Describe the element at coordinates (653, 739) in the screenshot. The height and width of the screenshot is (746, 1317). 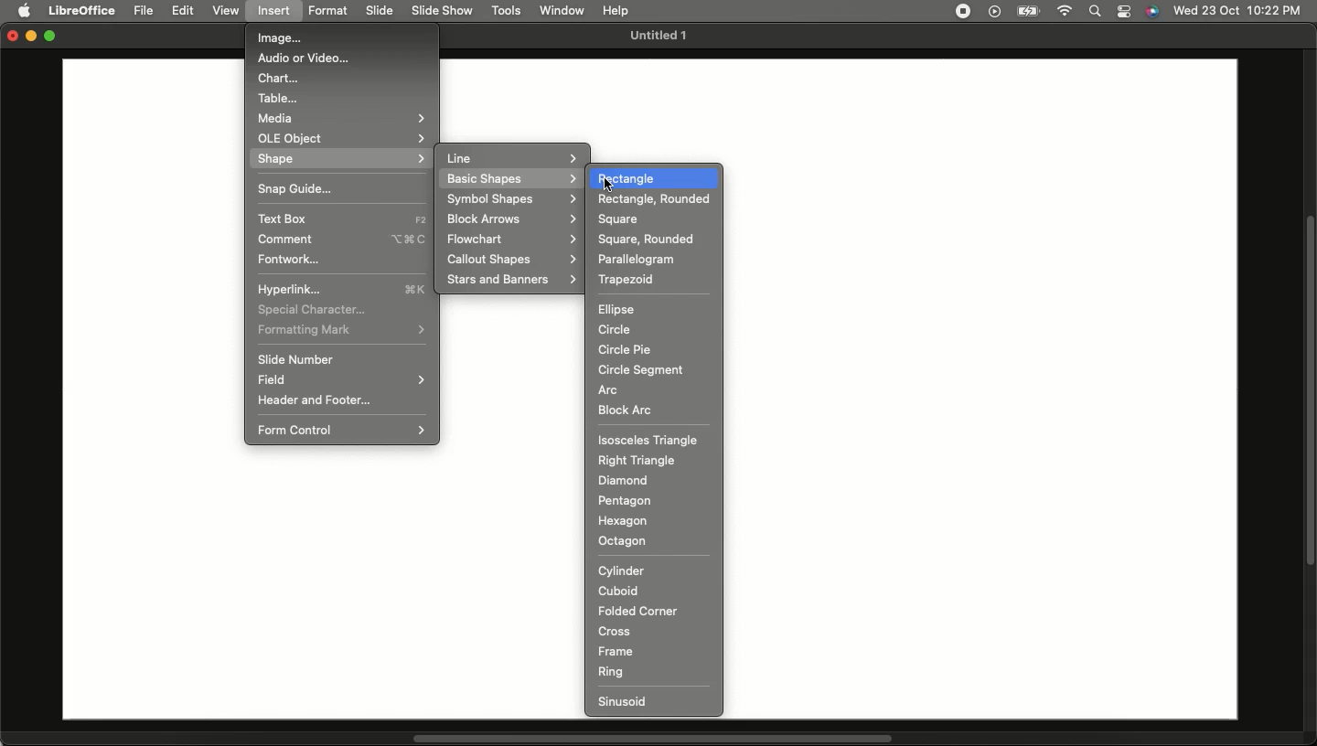
I see `Scroll` at that location.